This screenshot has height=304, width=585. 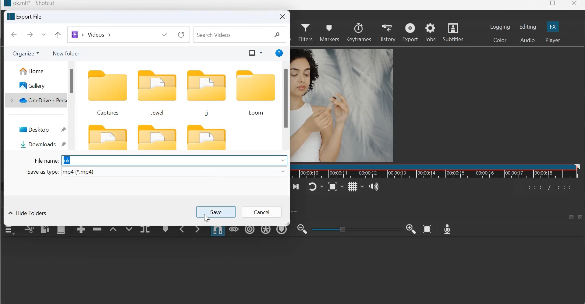 What do you see at coordinates (575, 5) in the screenshot?
I see `Close` at bounding box center [575, 5].